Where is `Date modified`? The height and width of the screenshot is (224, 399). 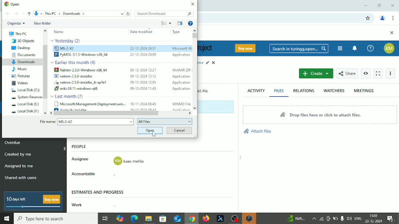
Date modified is located at coordinates (140, 31).